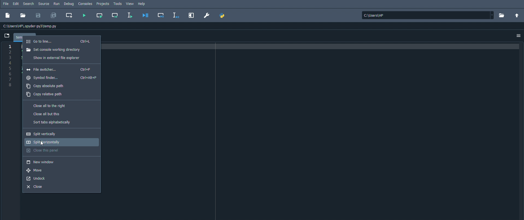 This screenshot has width=524, height=220. What do you see at coordinates (39, 171) in the screenshot?
I see `Move` at bounding box center [39, 171].